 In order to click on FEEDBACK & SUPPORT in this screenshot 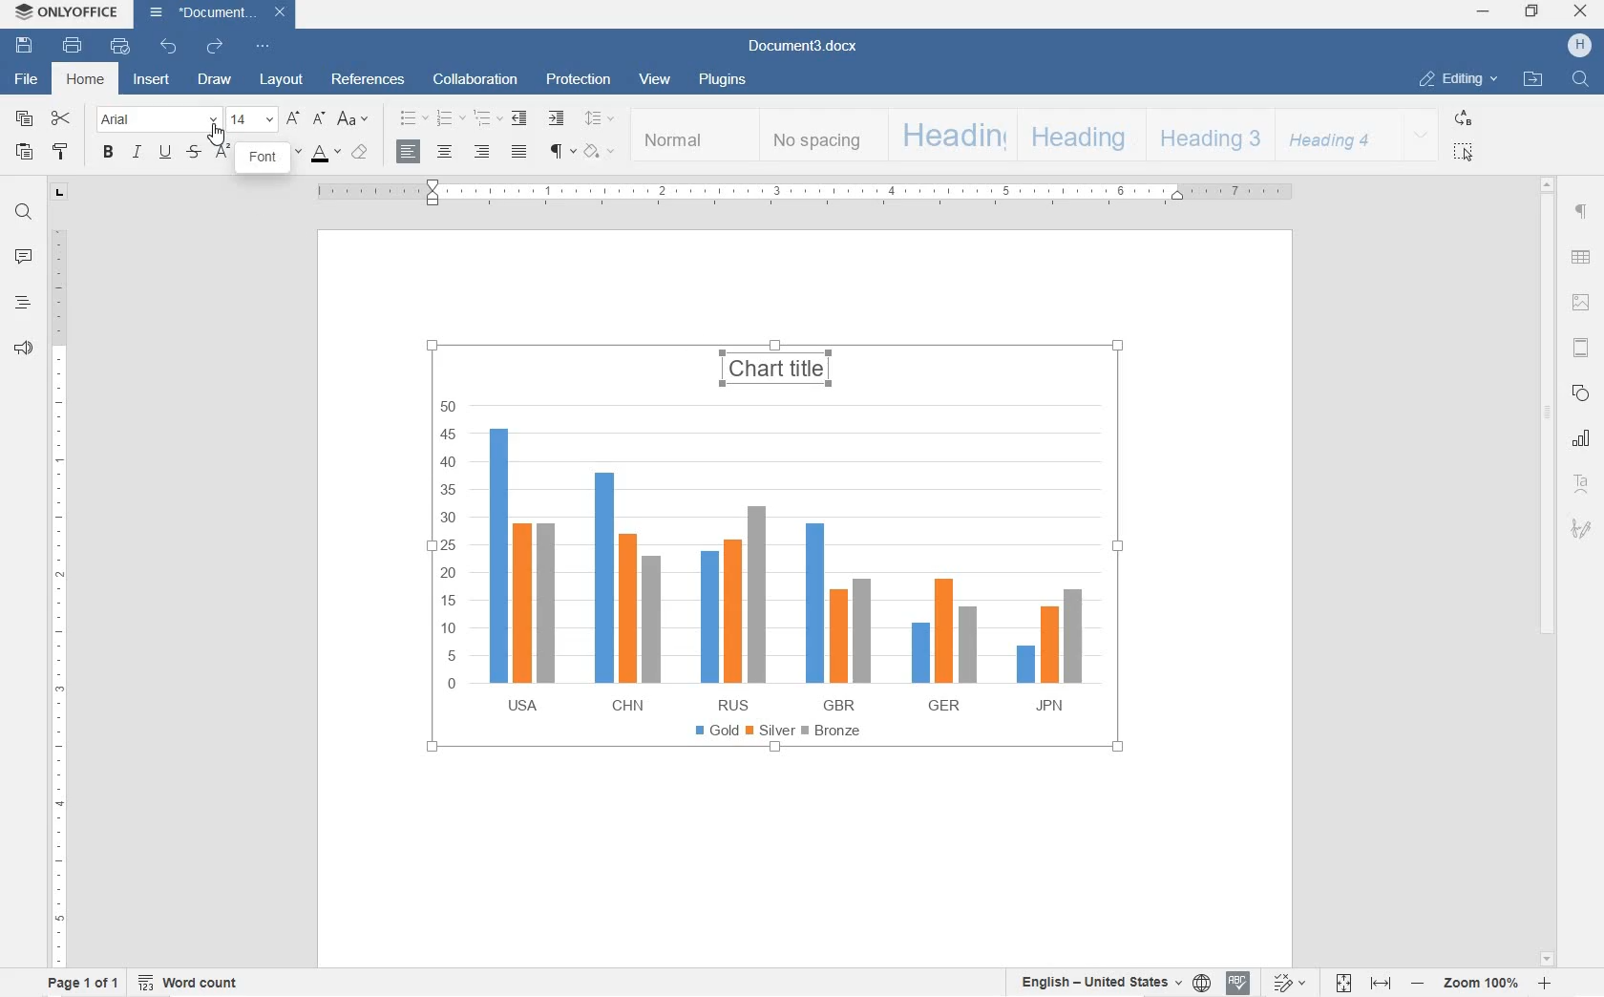, I will do `click(24, 349)`.